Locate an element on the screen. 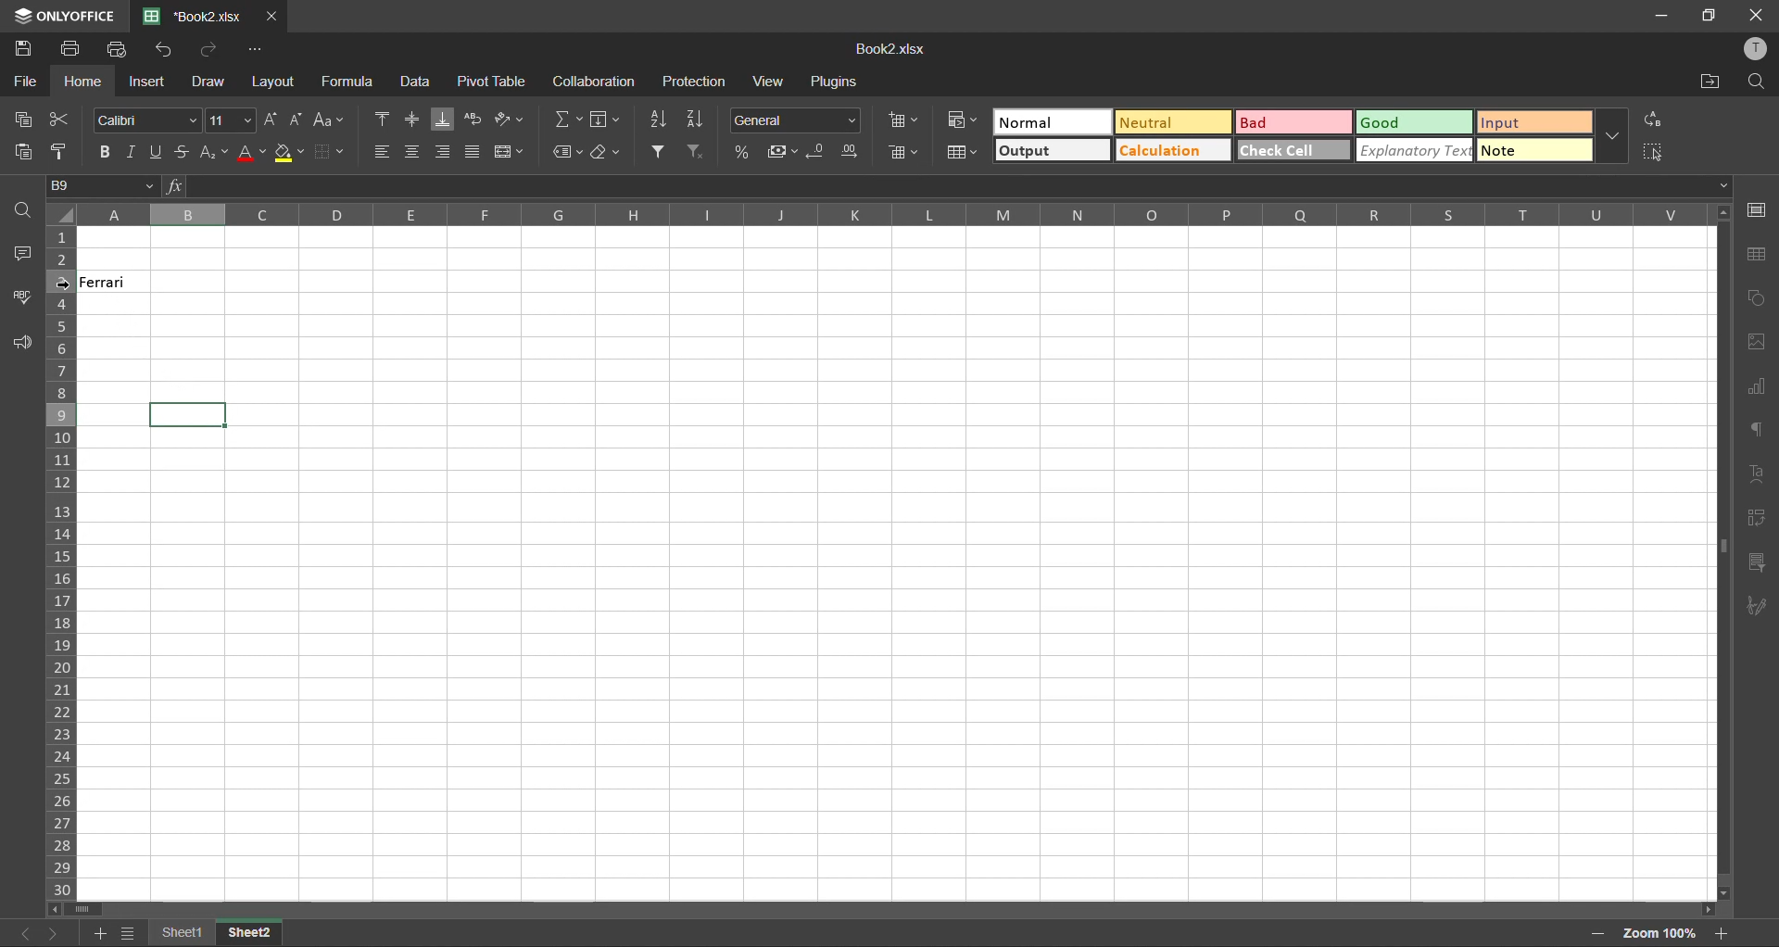 The image size is (1779, 947). insert cells is located at coordinates (904, 120).